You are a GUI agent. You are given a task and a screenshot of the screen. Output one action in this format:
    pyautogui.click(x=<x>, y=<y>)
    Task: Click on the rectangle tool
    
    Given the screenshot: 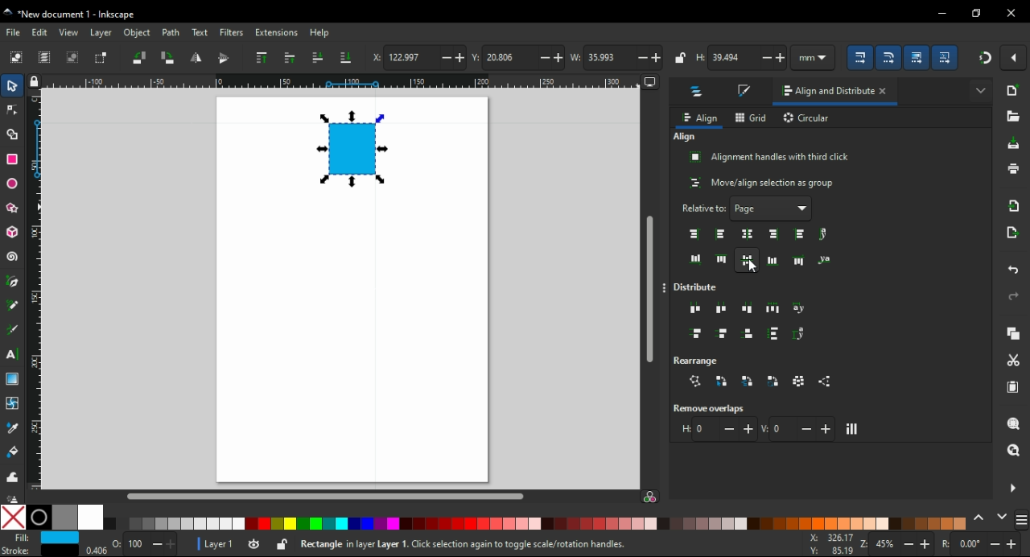 What is the action you would take?
    pyautogui.click(x=12, y=158)
    